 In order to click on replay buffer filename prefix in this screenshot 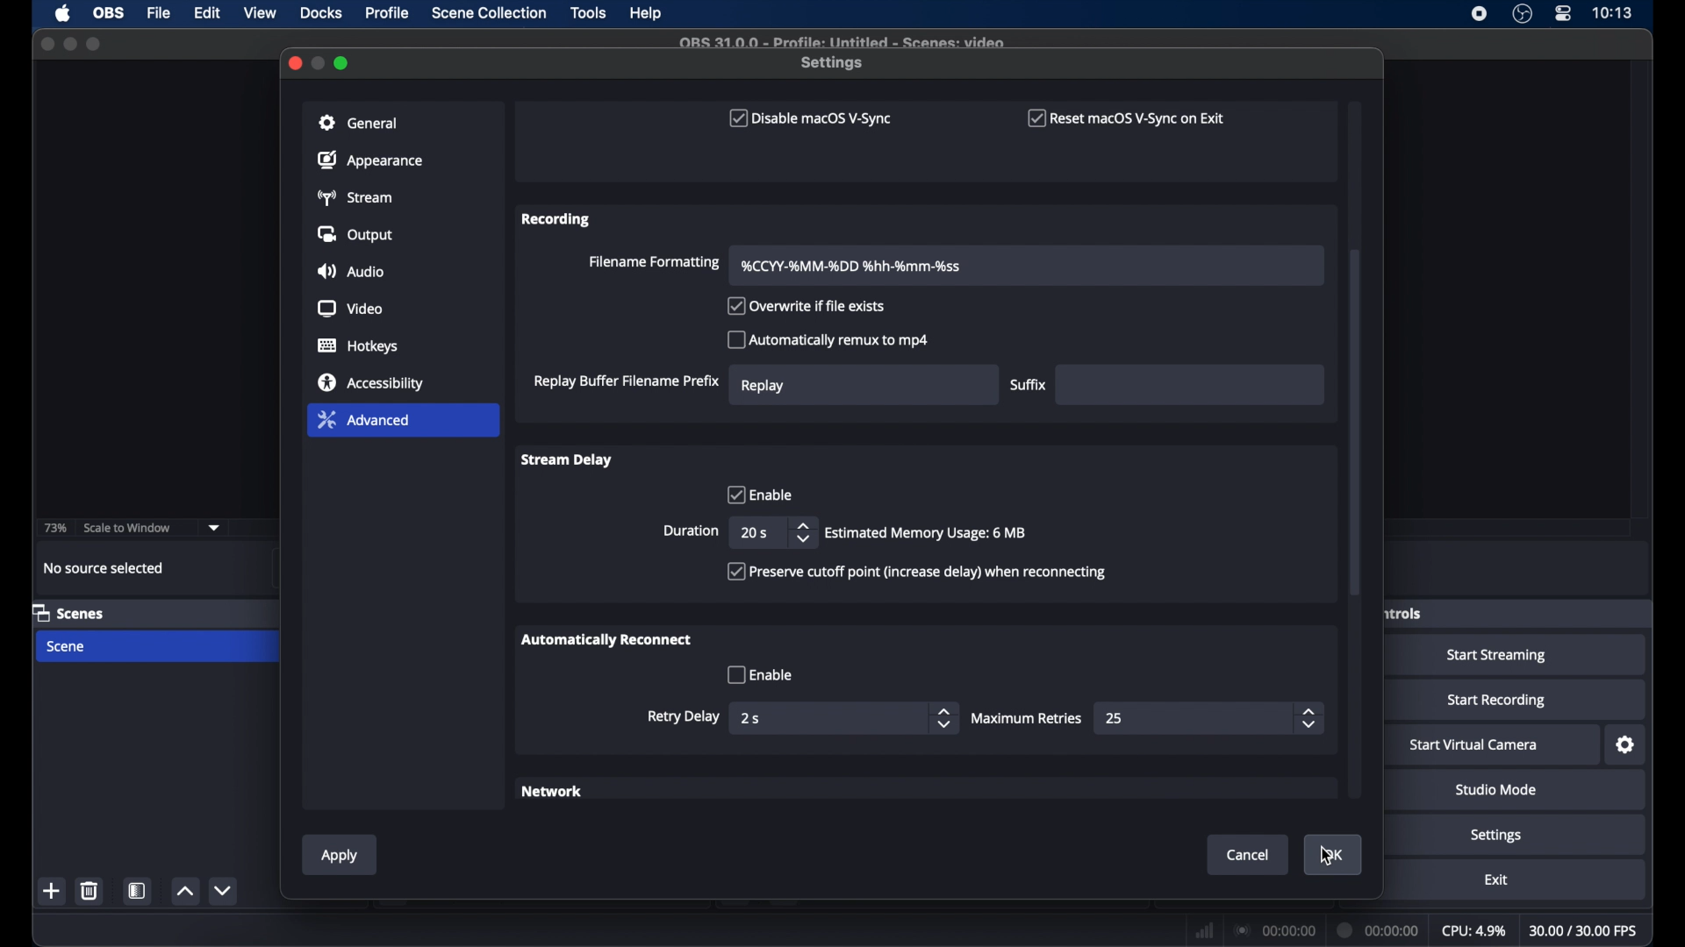, I will do `click(626, 381)`.